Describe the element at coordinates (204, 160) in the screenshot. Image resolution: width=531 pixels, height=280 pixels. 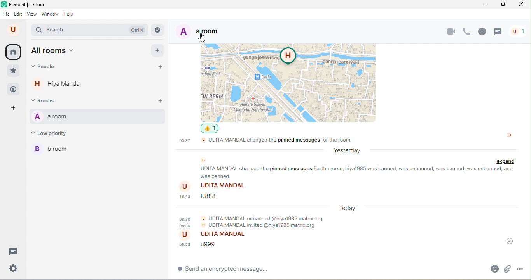
I see `u` at that location.